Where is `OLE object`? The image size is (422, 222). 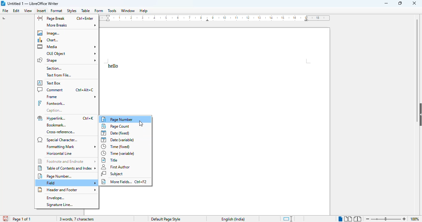
OLE object is located at coordinates (71, 53).